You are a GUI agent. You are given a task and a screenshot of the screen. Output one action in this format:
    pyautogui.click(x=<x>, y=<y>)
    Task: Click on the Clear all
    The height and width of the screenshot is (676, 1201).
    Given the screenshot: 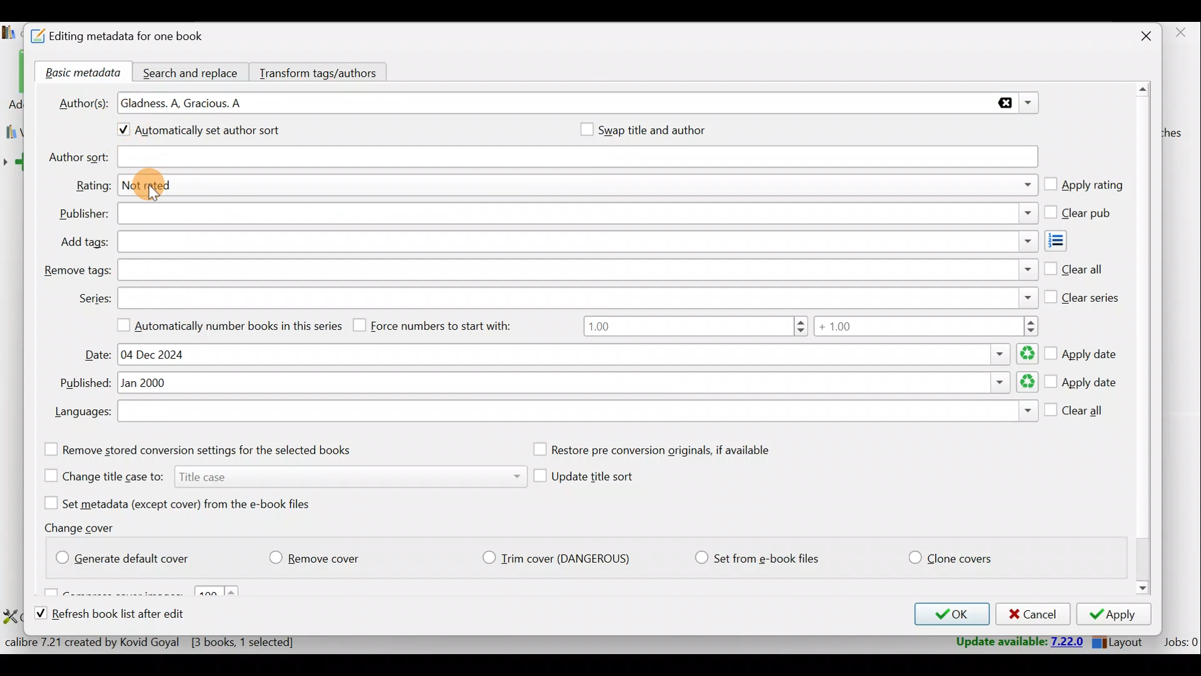 What is the action you would take?
    pyautogui.click(x=1076, y=413)
    